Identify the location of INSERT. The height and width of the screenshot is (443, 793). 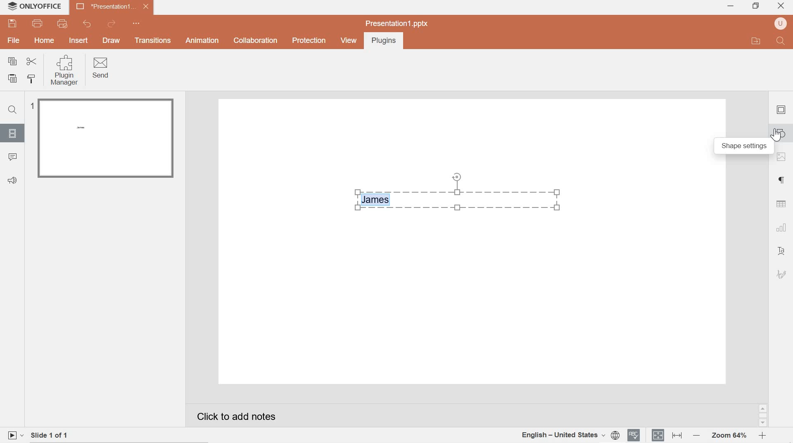
(79, 40).